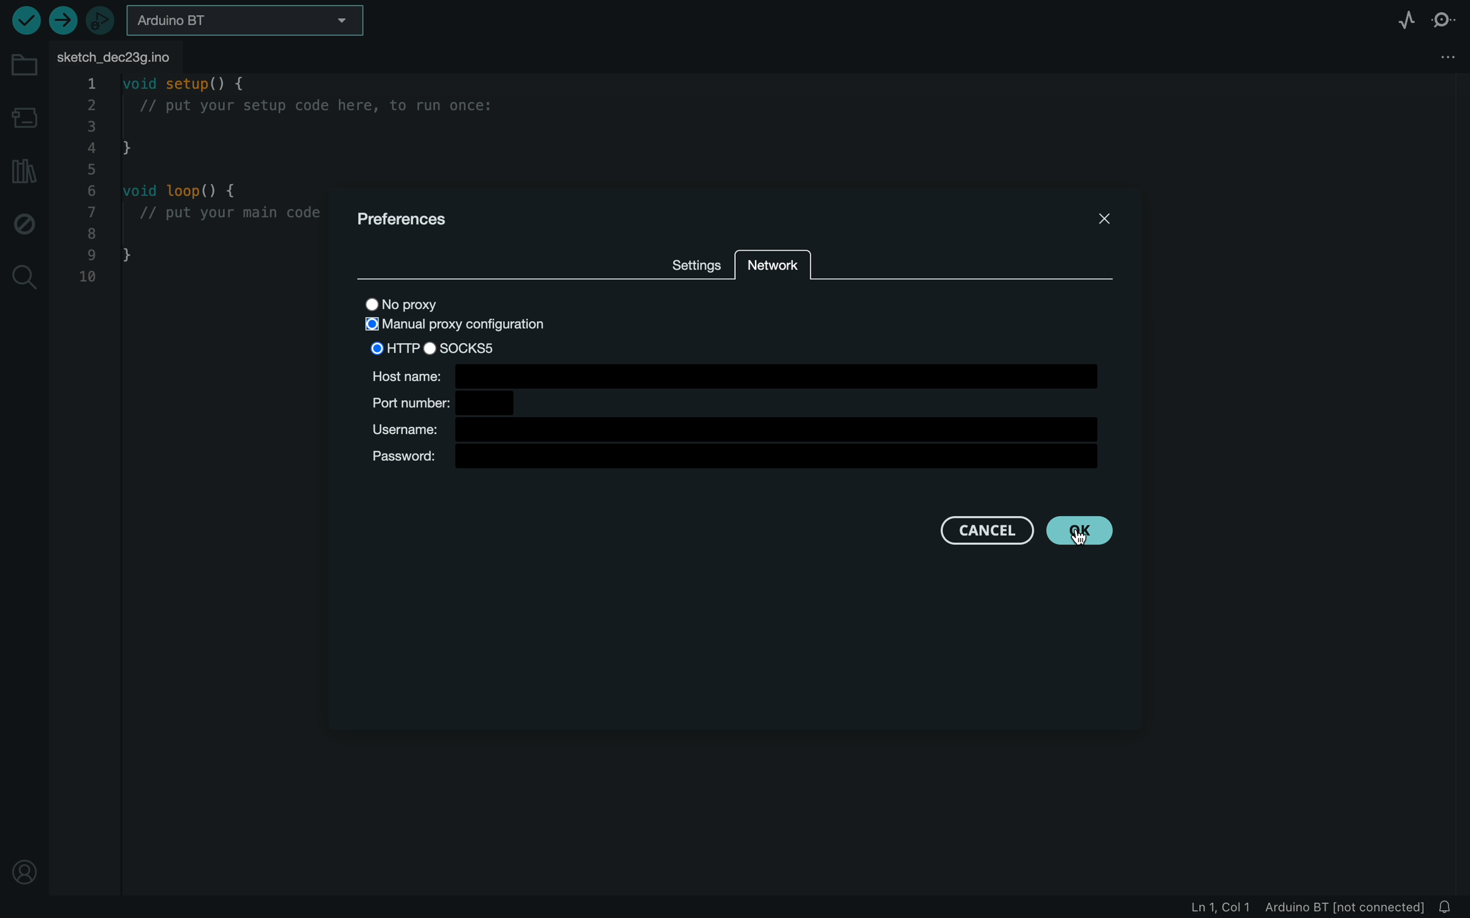 Image resolution: width=1470 pixels, height=918 pixels. What do you see at coordinates (21, 171) in the screenshot?
I see `library manager` at bounding box center [21, 171].